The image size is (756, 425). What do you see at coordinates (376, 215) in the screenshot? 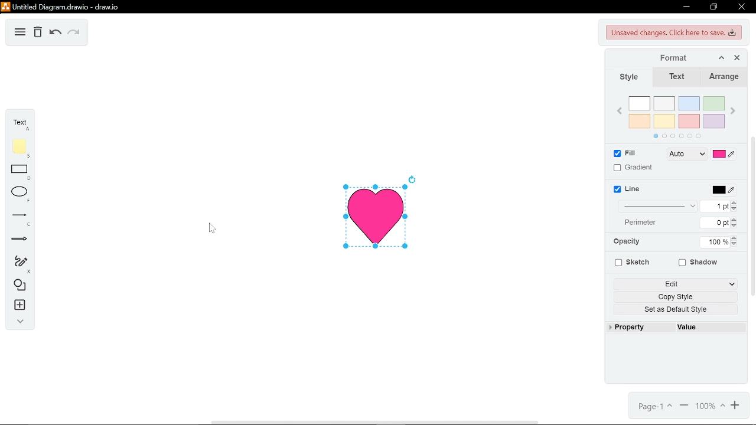
I see `pink heart added` at bounding box center [376, 215].